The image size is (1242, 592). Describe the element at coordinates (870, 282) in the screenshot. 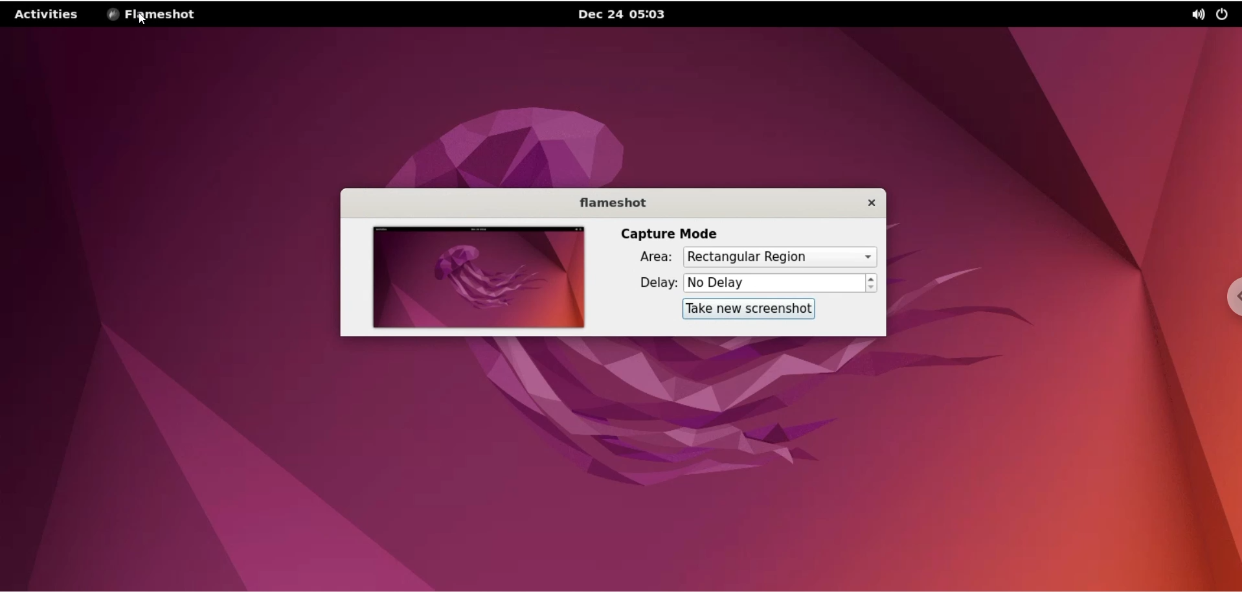

I see `increment or decrement delay` at that location.